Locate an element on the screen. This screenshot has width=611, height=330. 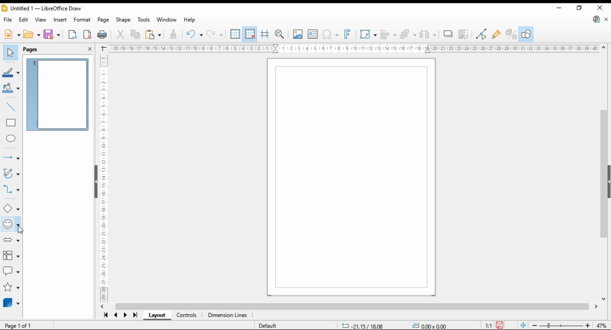
copy is located at coordinates (135, 35).